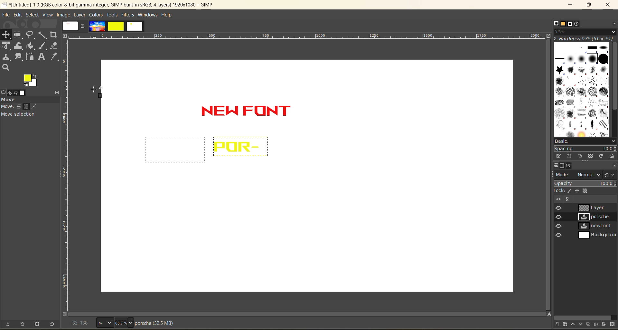 Image resolution: width=618 pixels, height=330 pixels. I want to click on edit, so click(19, 15).